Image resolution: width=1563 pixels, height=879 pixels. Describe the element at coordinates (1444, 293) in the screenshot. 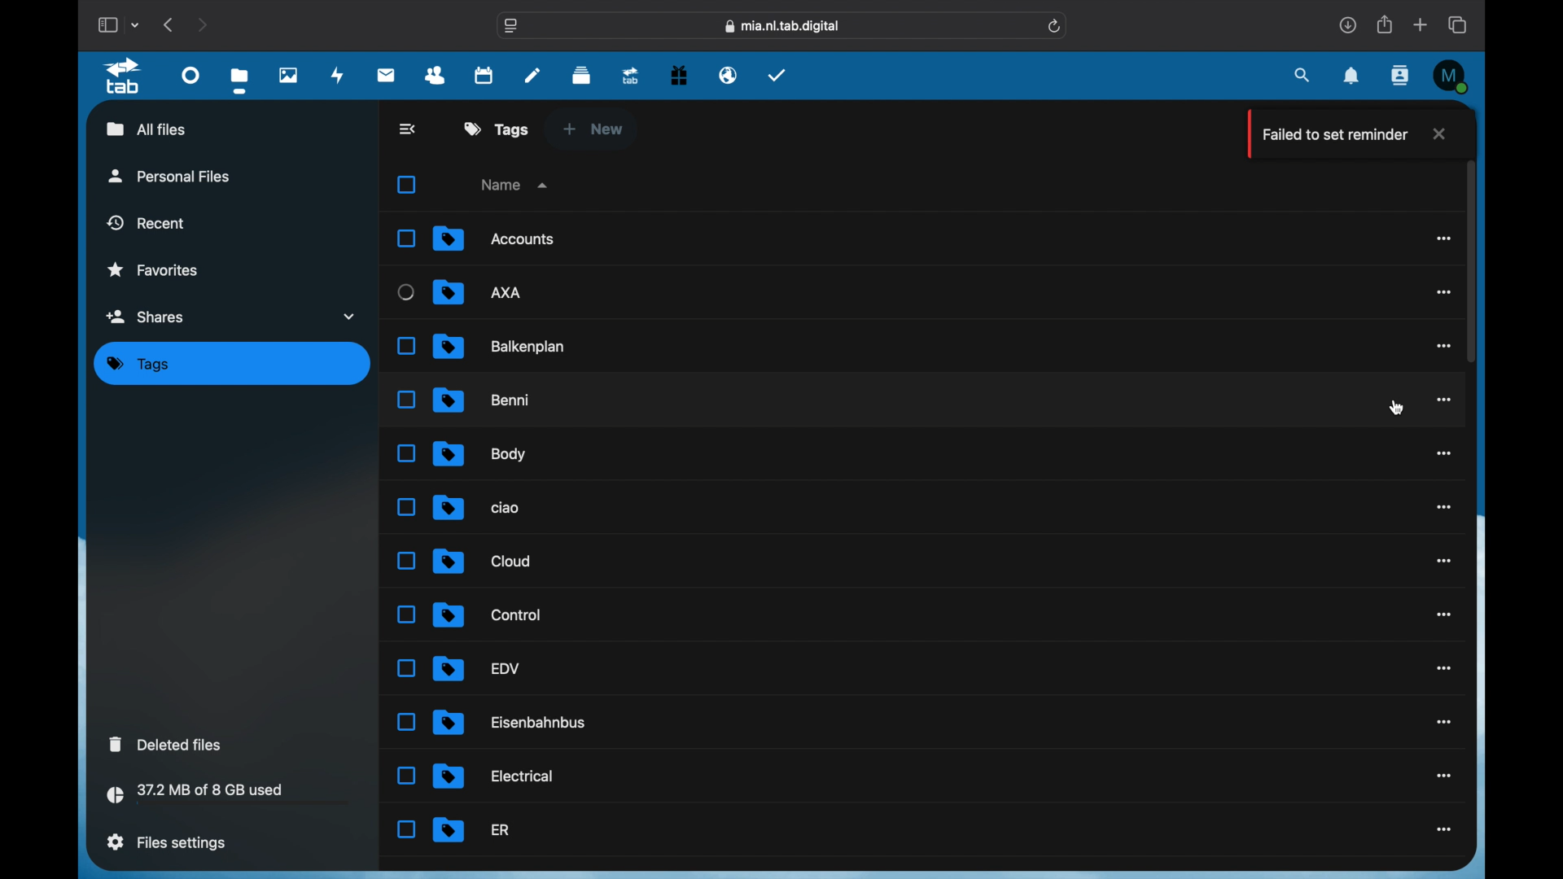

I see `more options` at that location.